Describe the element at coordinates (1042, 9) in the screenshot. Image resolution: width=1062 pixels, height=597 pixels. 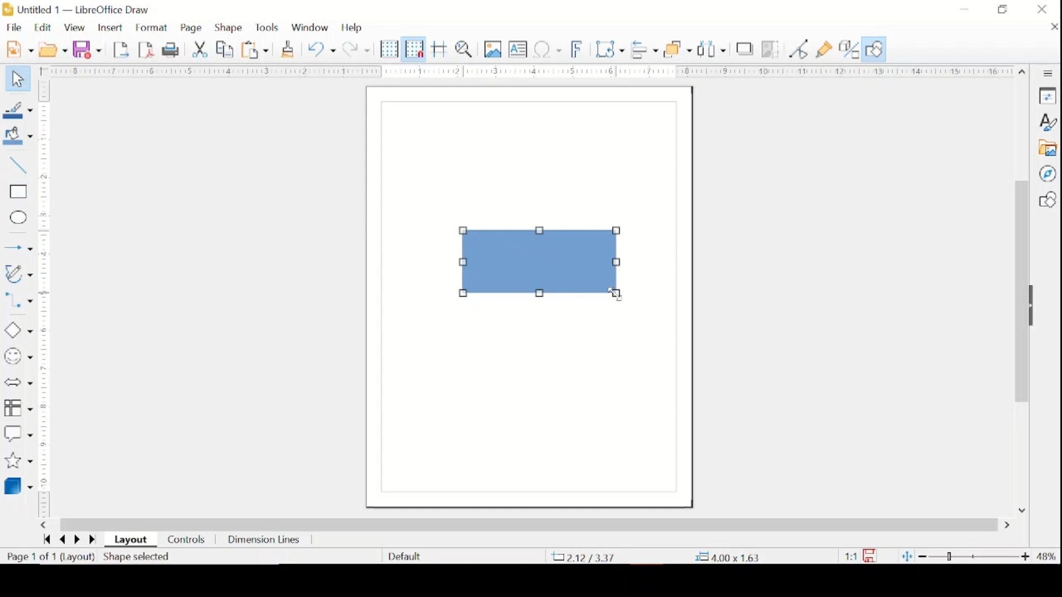
I see `close` at that location.